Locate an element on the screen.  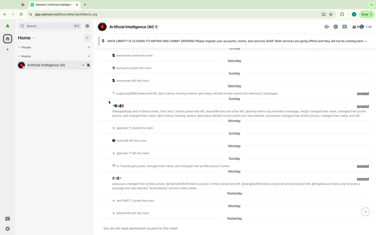
Day is located at coordinates (234, 158).